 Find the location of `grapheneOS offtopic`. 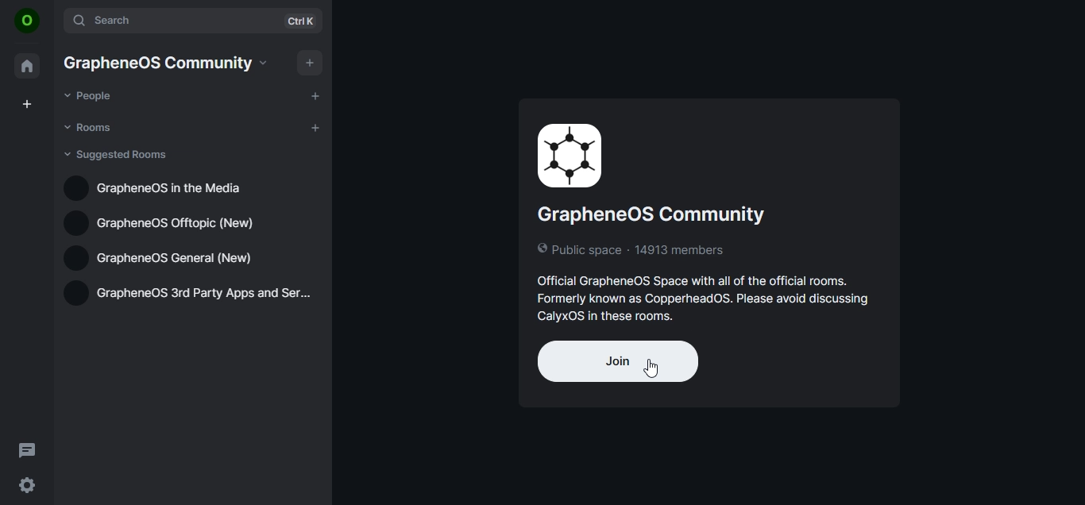

grapheneOS offtopic is located at coordinates (169, 222).